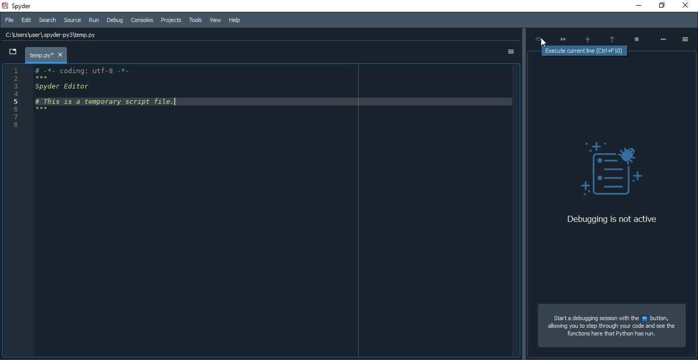  Describe the element at coordinates (46, 20) in the screenshot. I see `Search` at that location.